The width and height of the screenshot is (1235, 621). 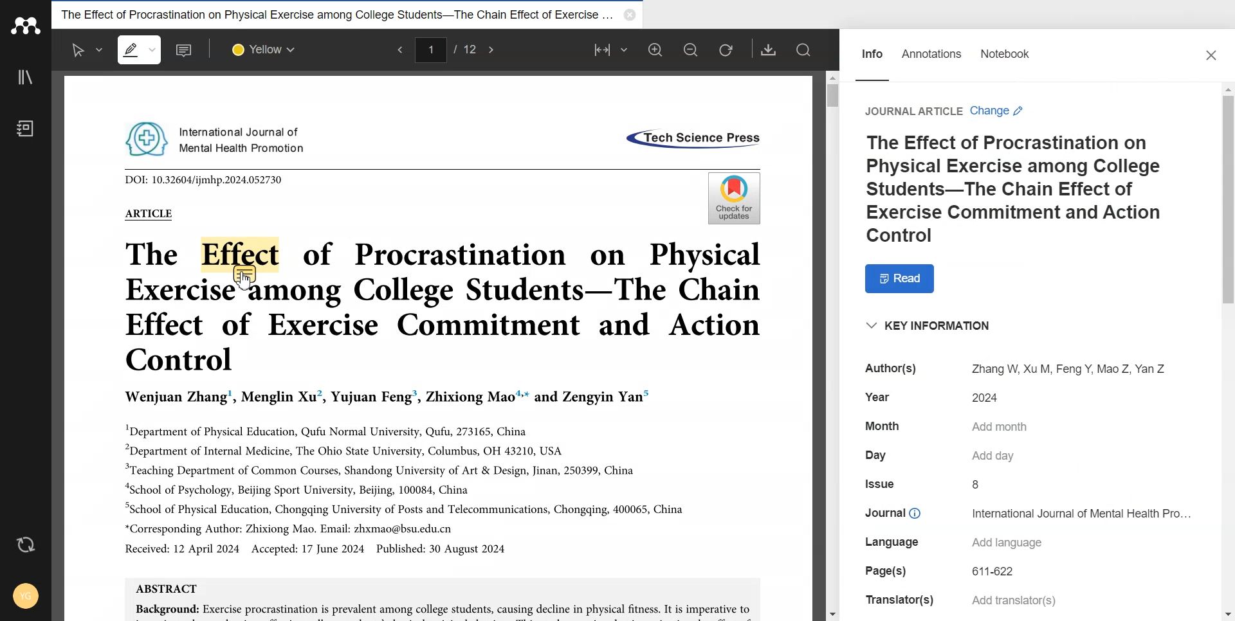 What do you see at coordinates (732, 198) in the screenshot?
I see `Check for updates` at bounding box center [732, 198].